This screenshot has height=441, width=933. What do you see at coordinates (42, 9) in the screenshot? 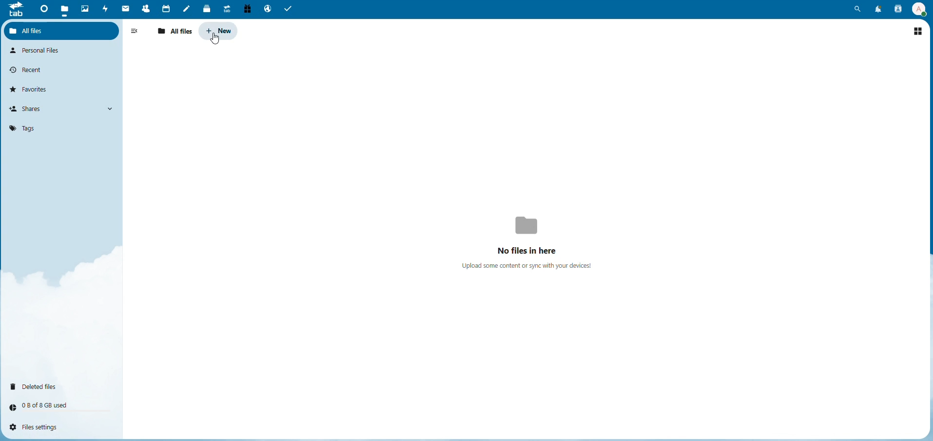
I see `dashboard` at bounding box center [42, 9].